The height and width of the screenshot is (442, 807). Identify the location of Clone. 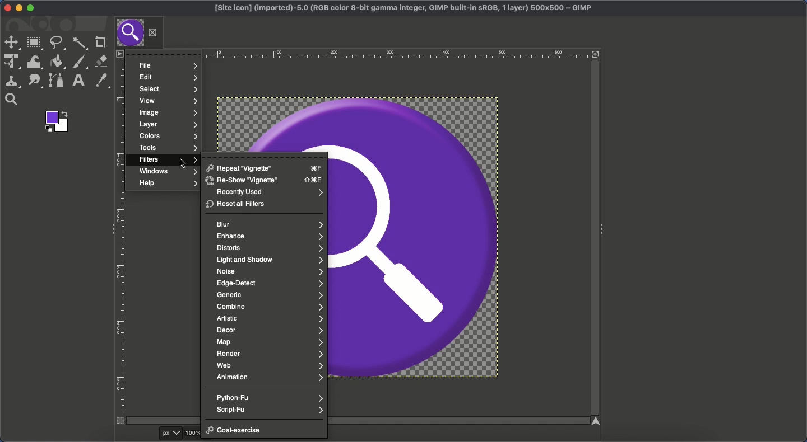
(12, 81).